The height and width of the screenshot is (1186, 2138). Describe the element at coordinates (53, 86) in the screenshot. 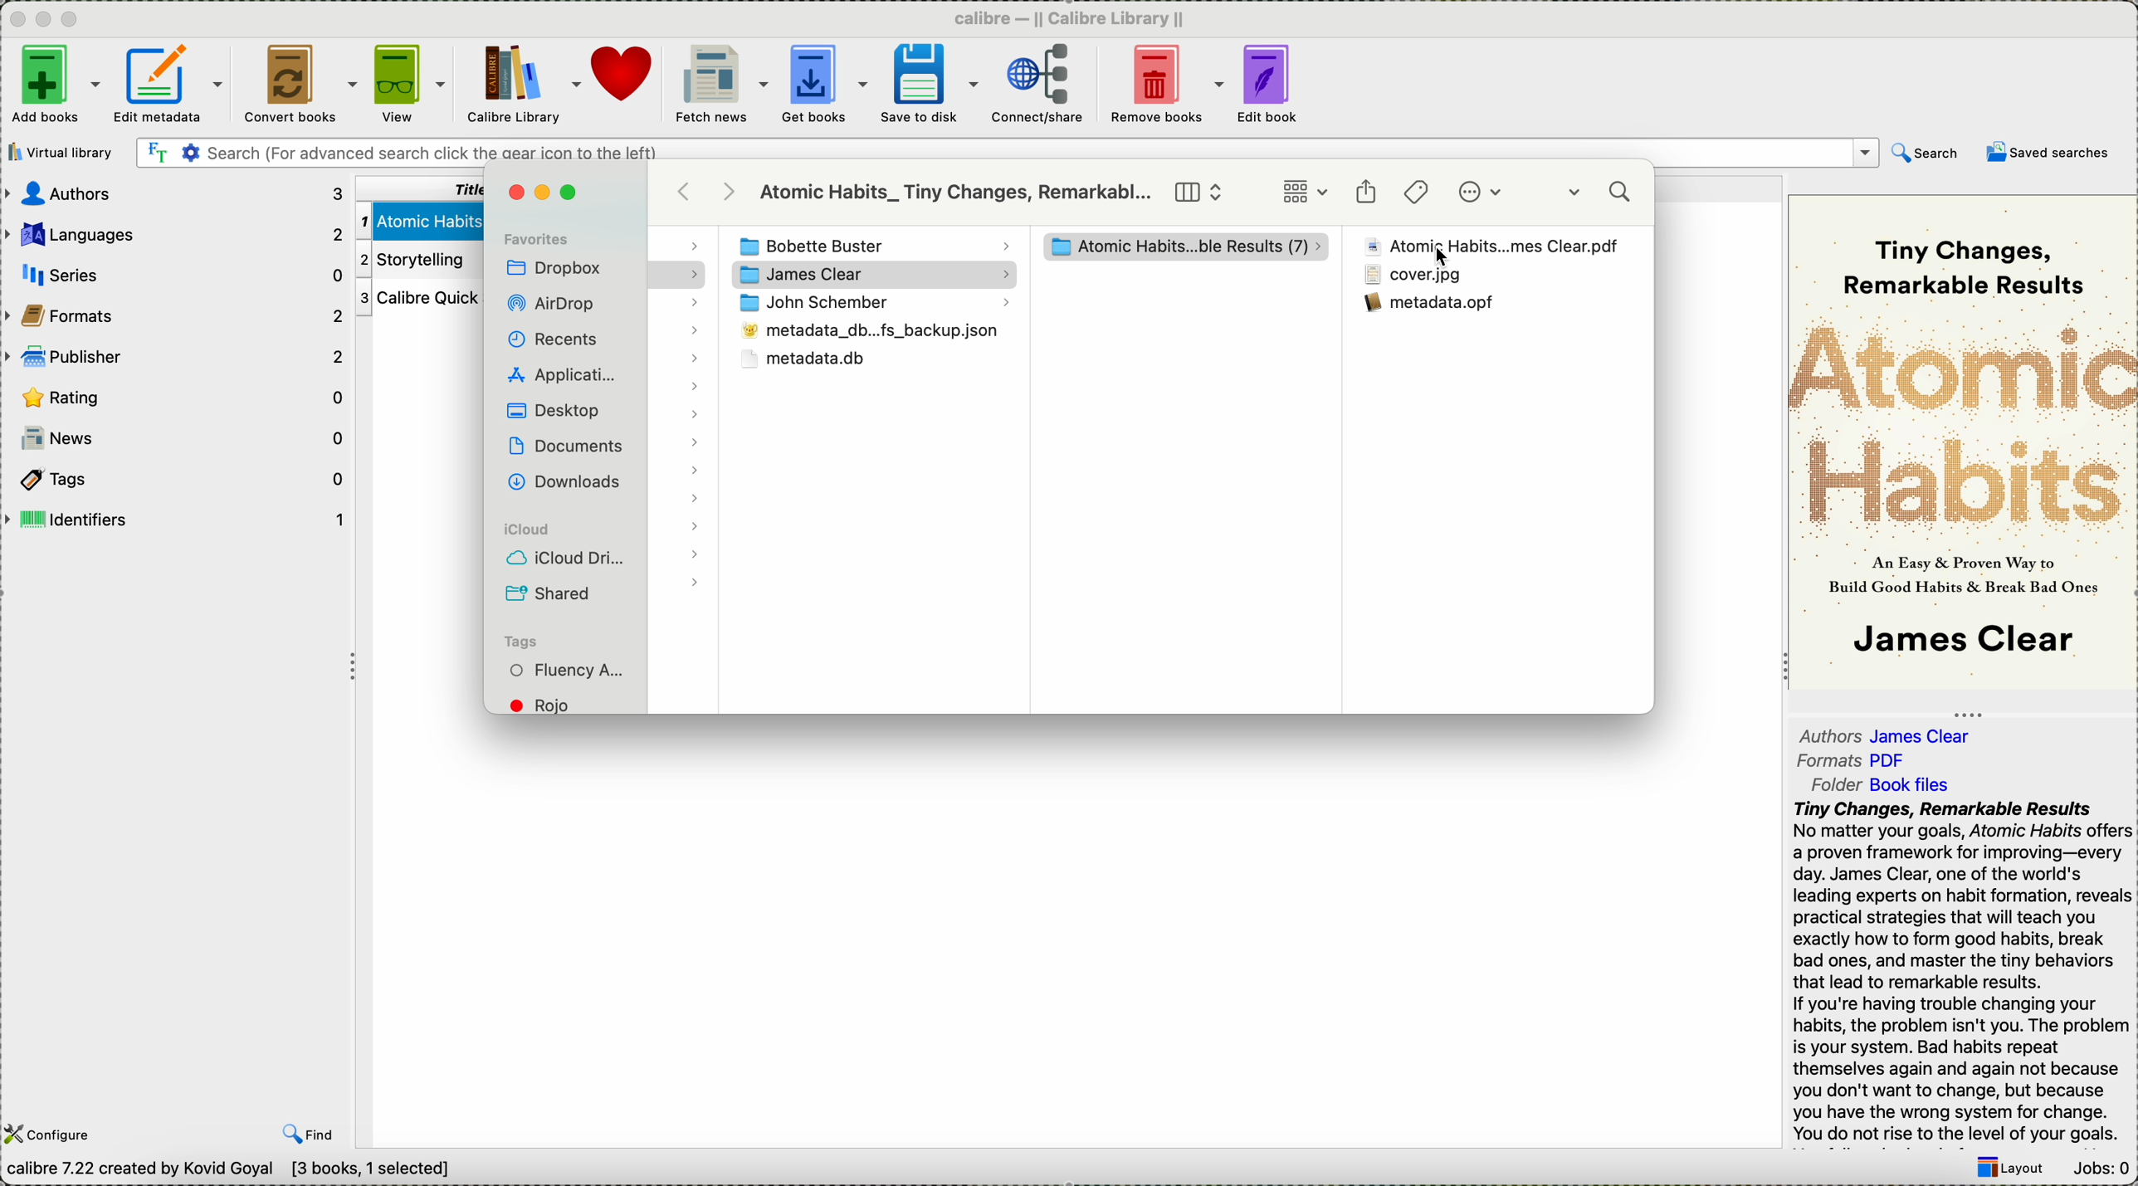

I see `add books` at that location.